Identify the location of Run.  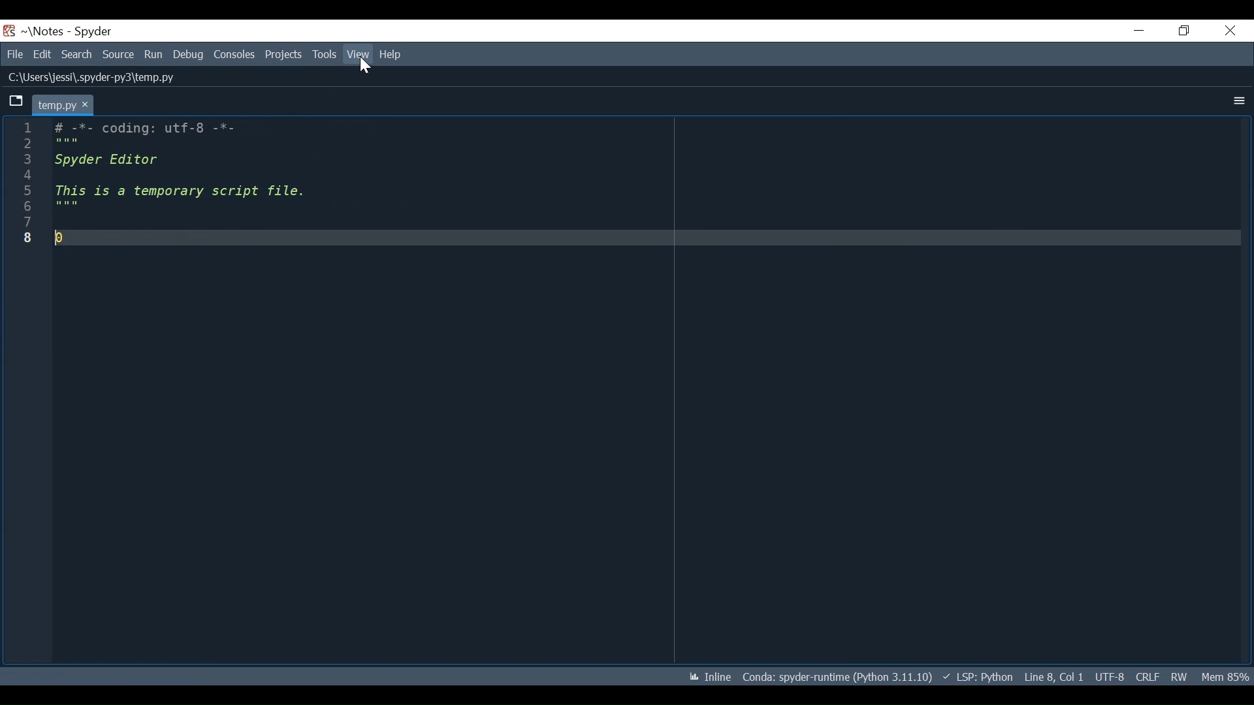
(153, 55).